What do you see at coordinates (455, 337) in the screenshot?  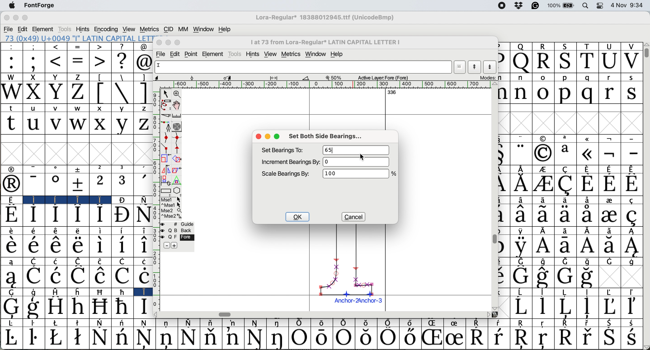 I see `Symbol` at bounding box center [455, 337].